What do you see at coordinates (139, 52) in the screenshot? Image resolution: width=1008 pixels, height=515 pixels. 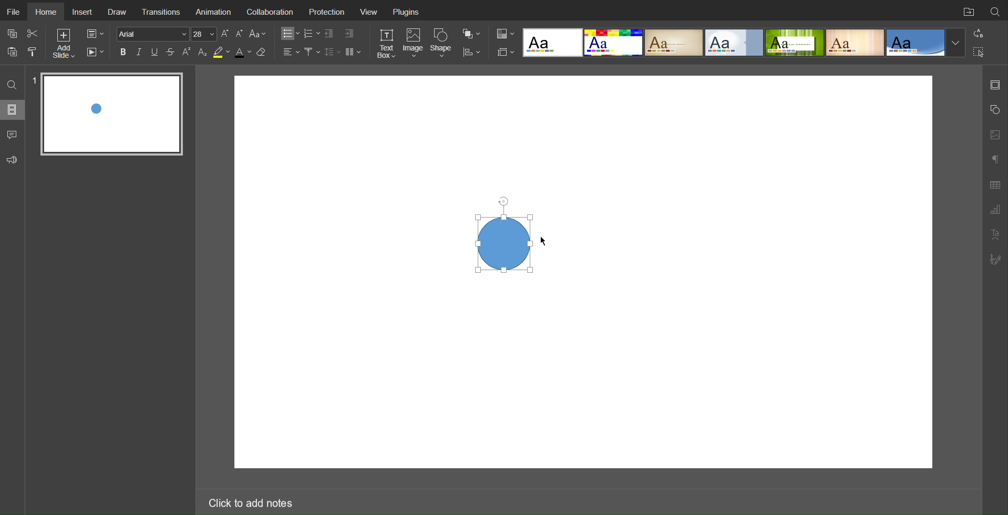 I see `Italics` at bounding box center [139, 52].